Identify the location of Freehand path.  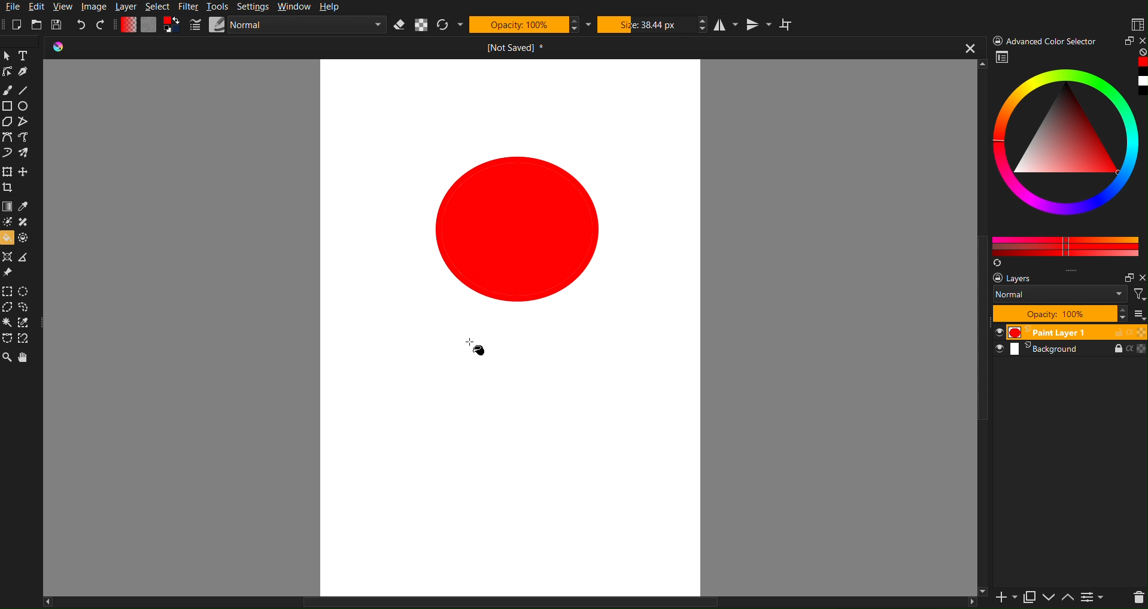
(24, 137).